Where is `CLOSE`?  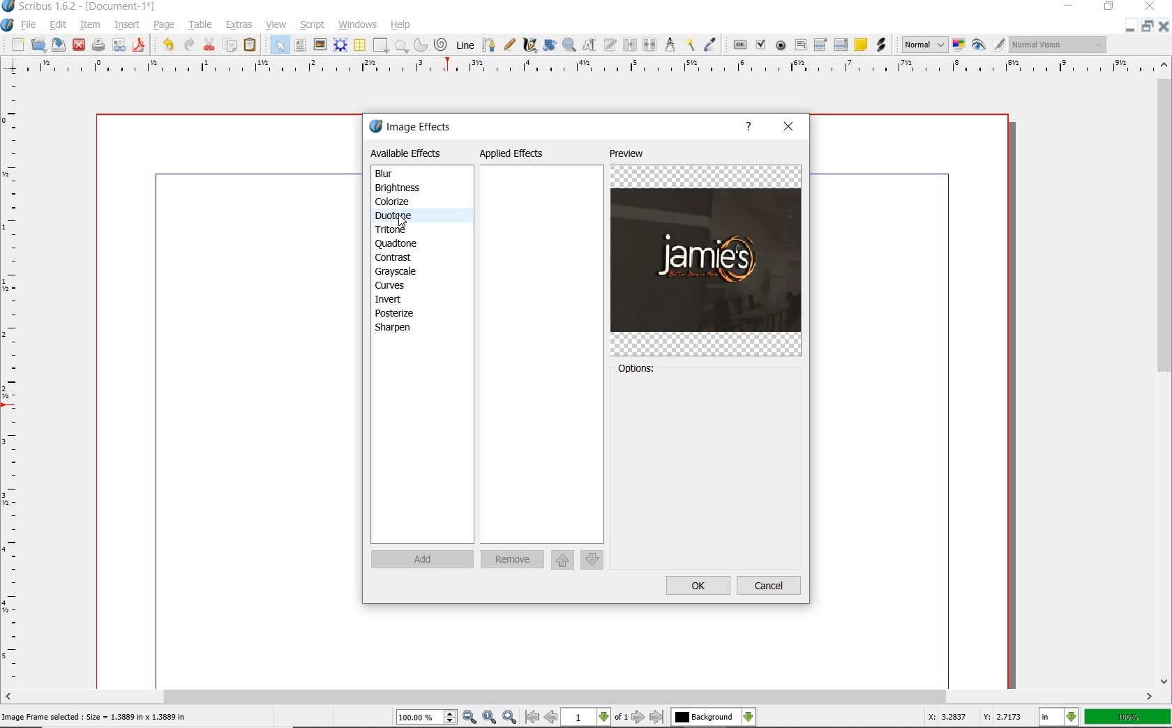
CLOSE is located at coordinates (1162, 26).